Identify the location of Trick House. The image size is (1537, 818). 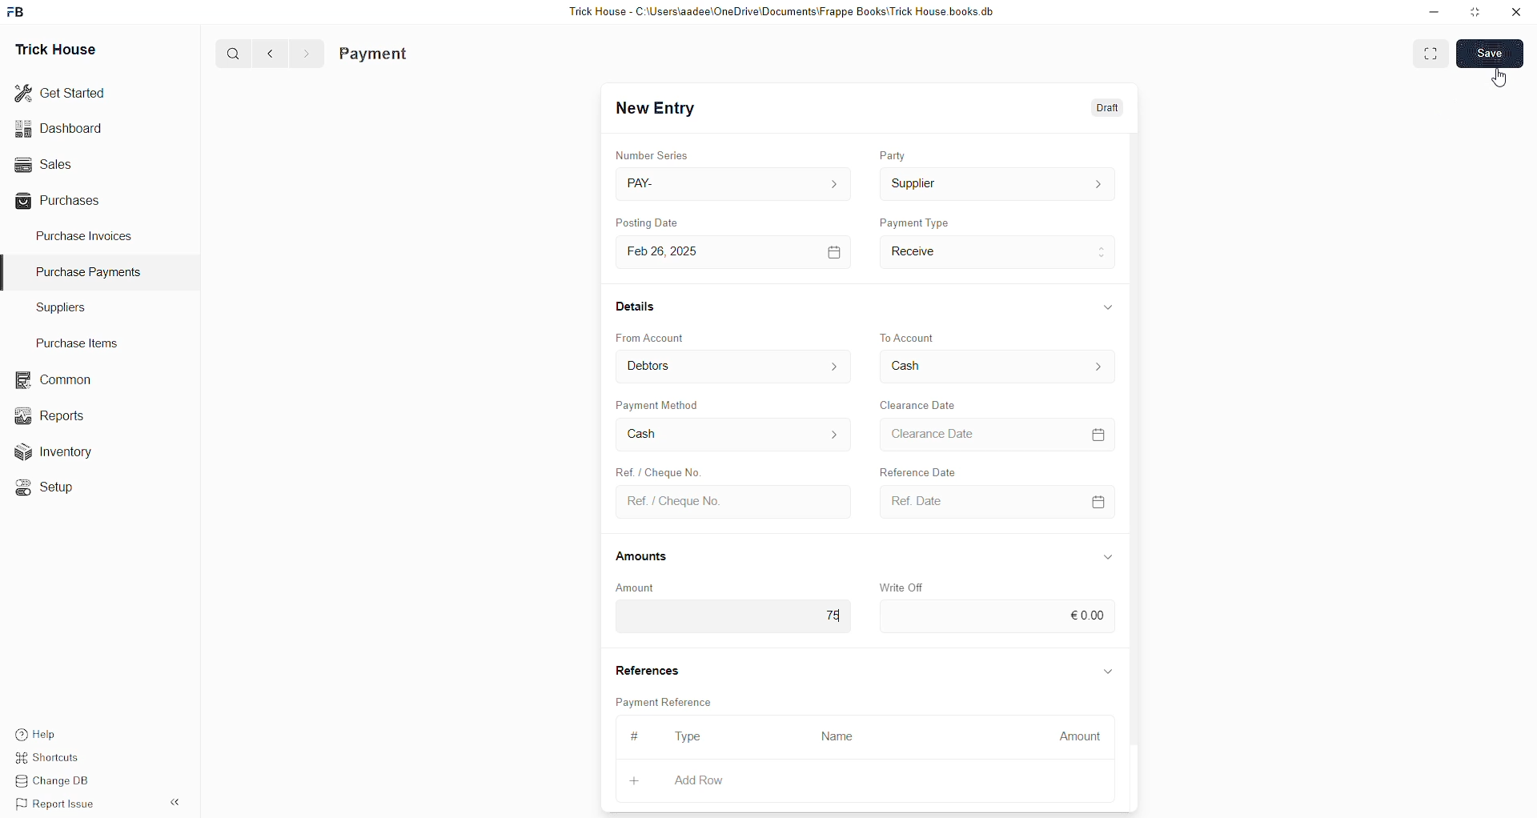
(58, 46).